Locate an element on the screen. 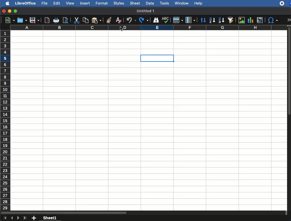 The image size is (291, 221). undo is located at coordinates (130, 20).